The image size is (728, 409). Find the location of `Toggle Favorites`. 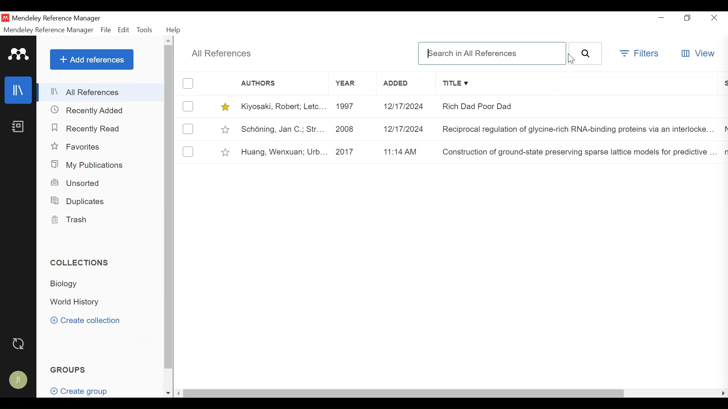

Toggle Favorites is located at coordinates (225, 106).